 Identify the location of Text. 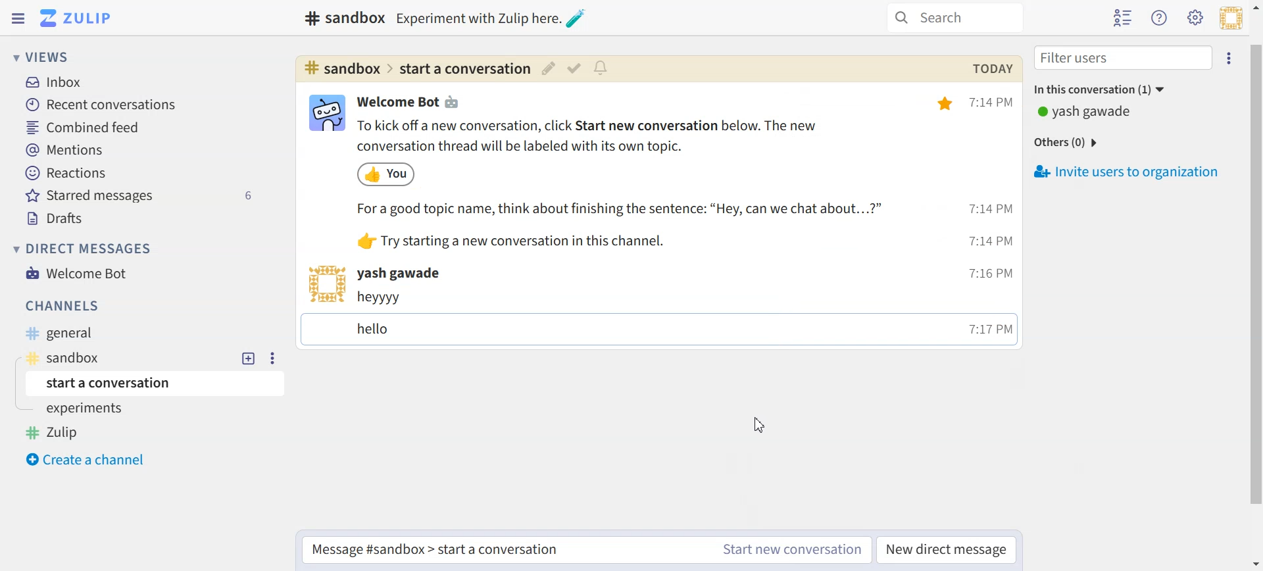
(411, 101).